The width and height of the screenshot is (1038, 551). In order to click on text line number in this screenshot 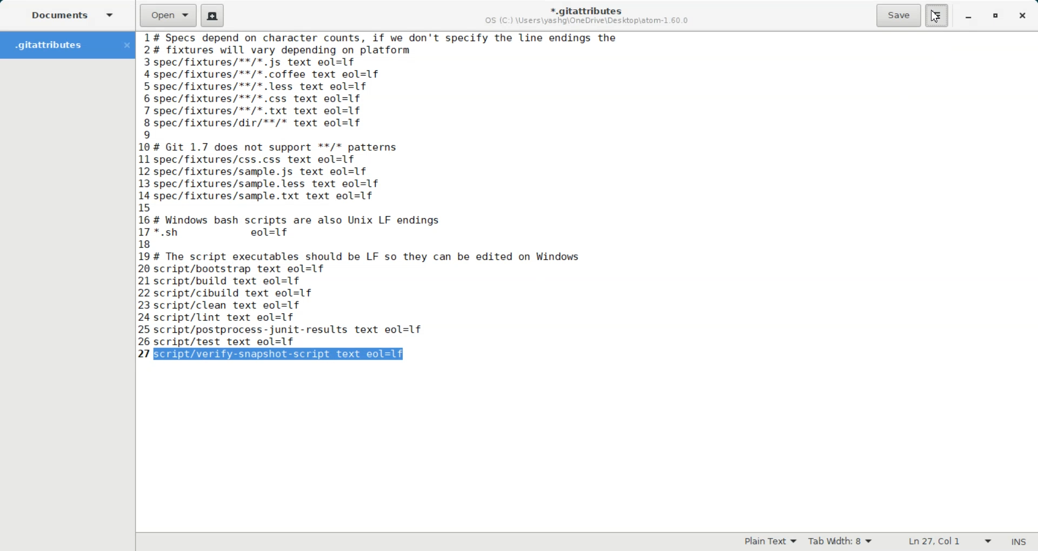, I will do `click(147, 189)`.